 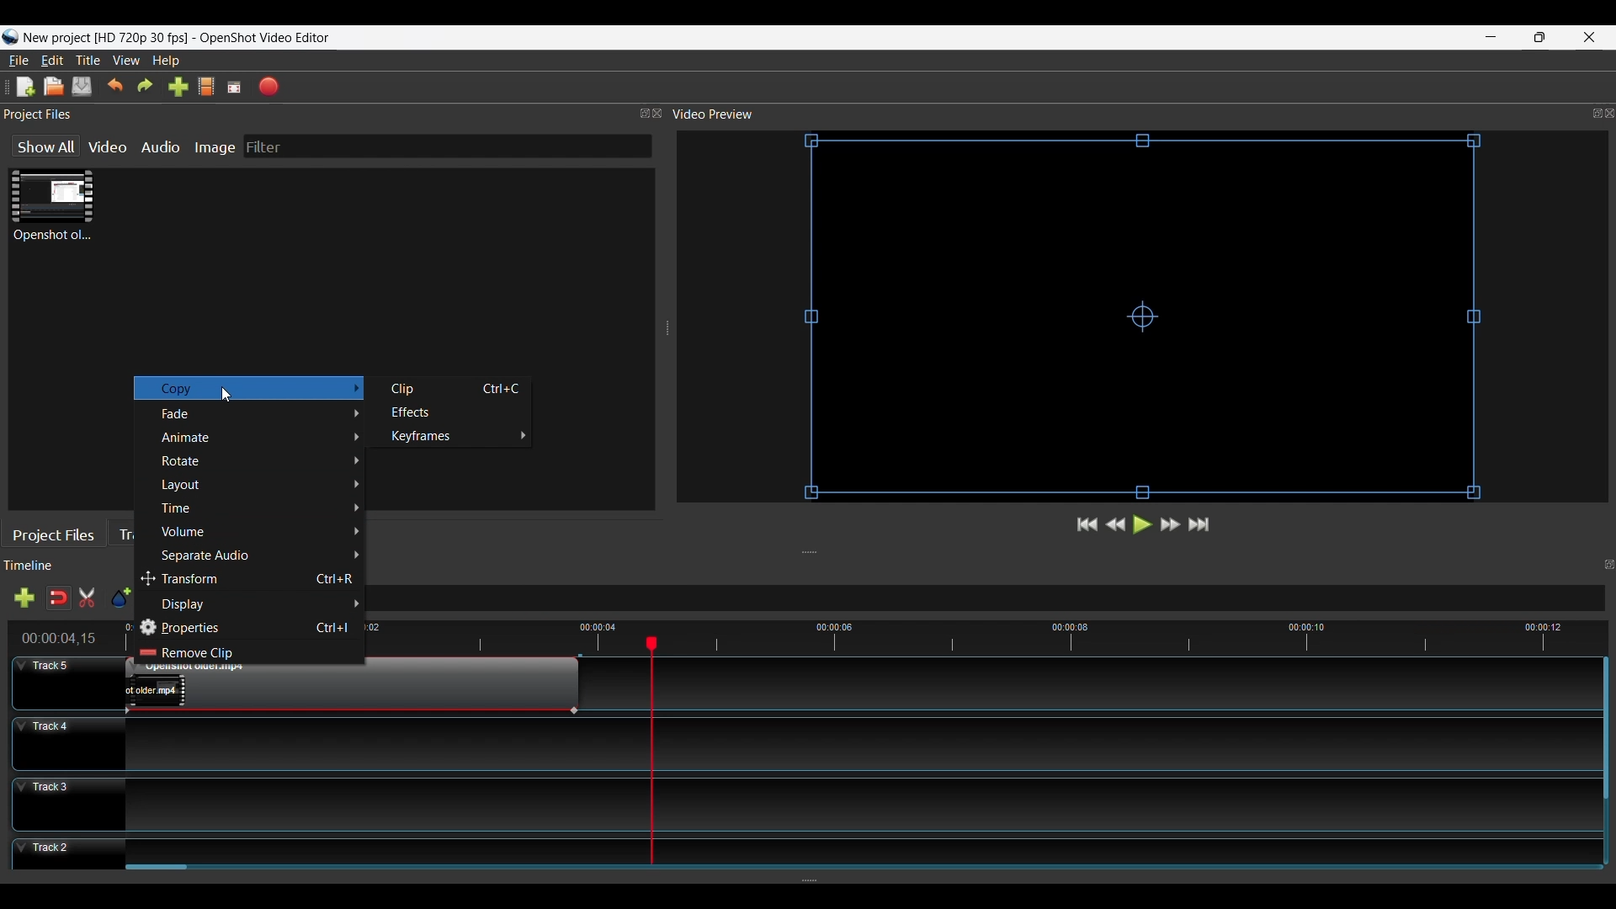 What do you see at coordinates (19, 60) in the screenshot?
I see `File` at bounding box center [19, 60].